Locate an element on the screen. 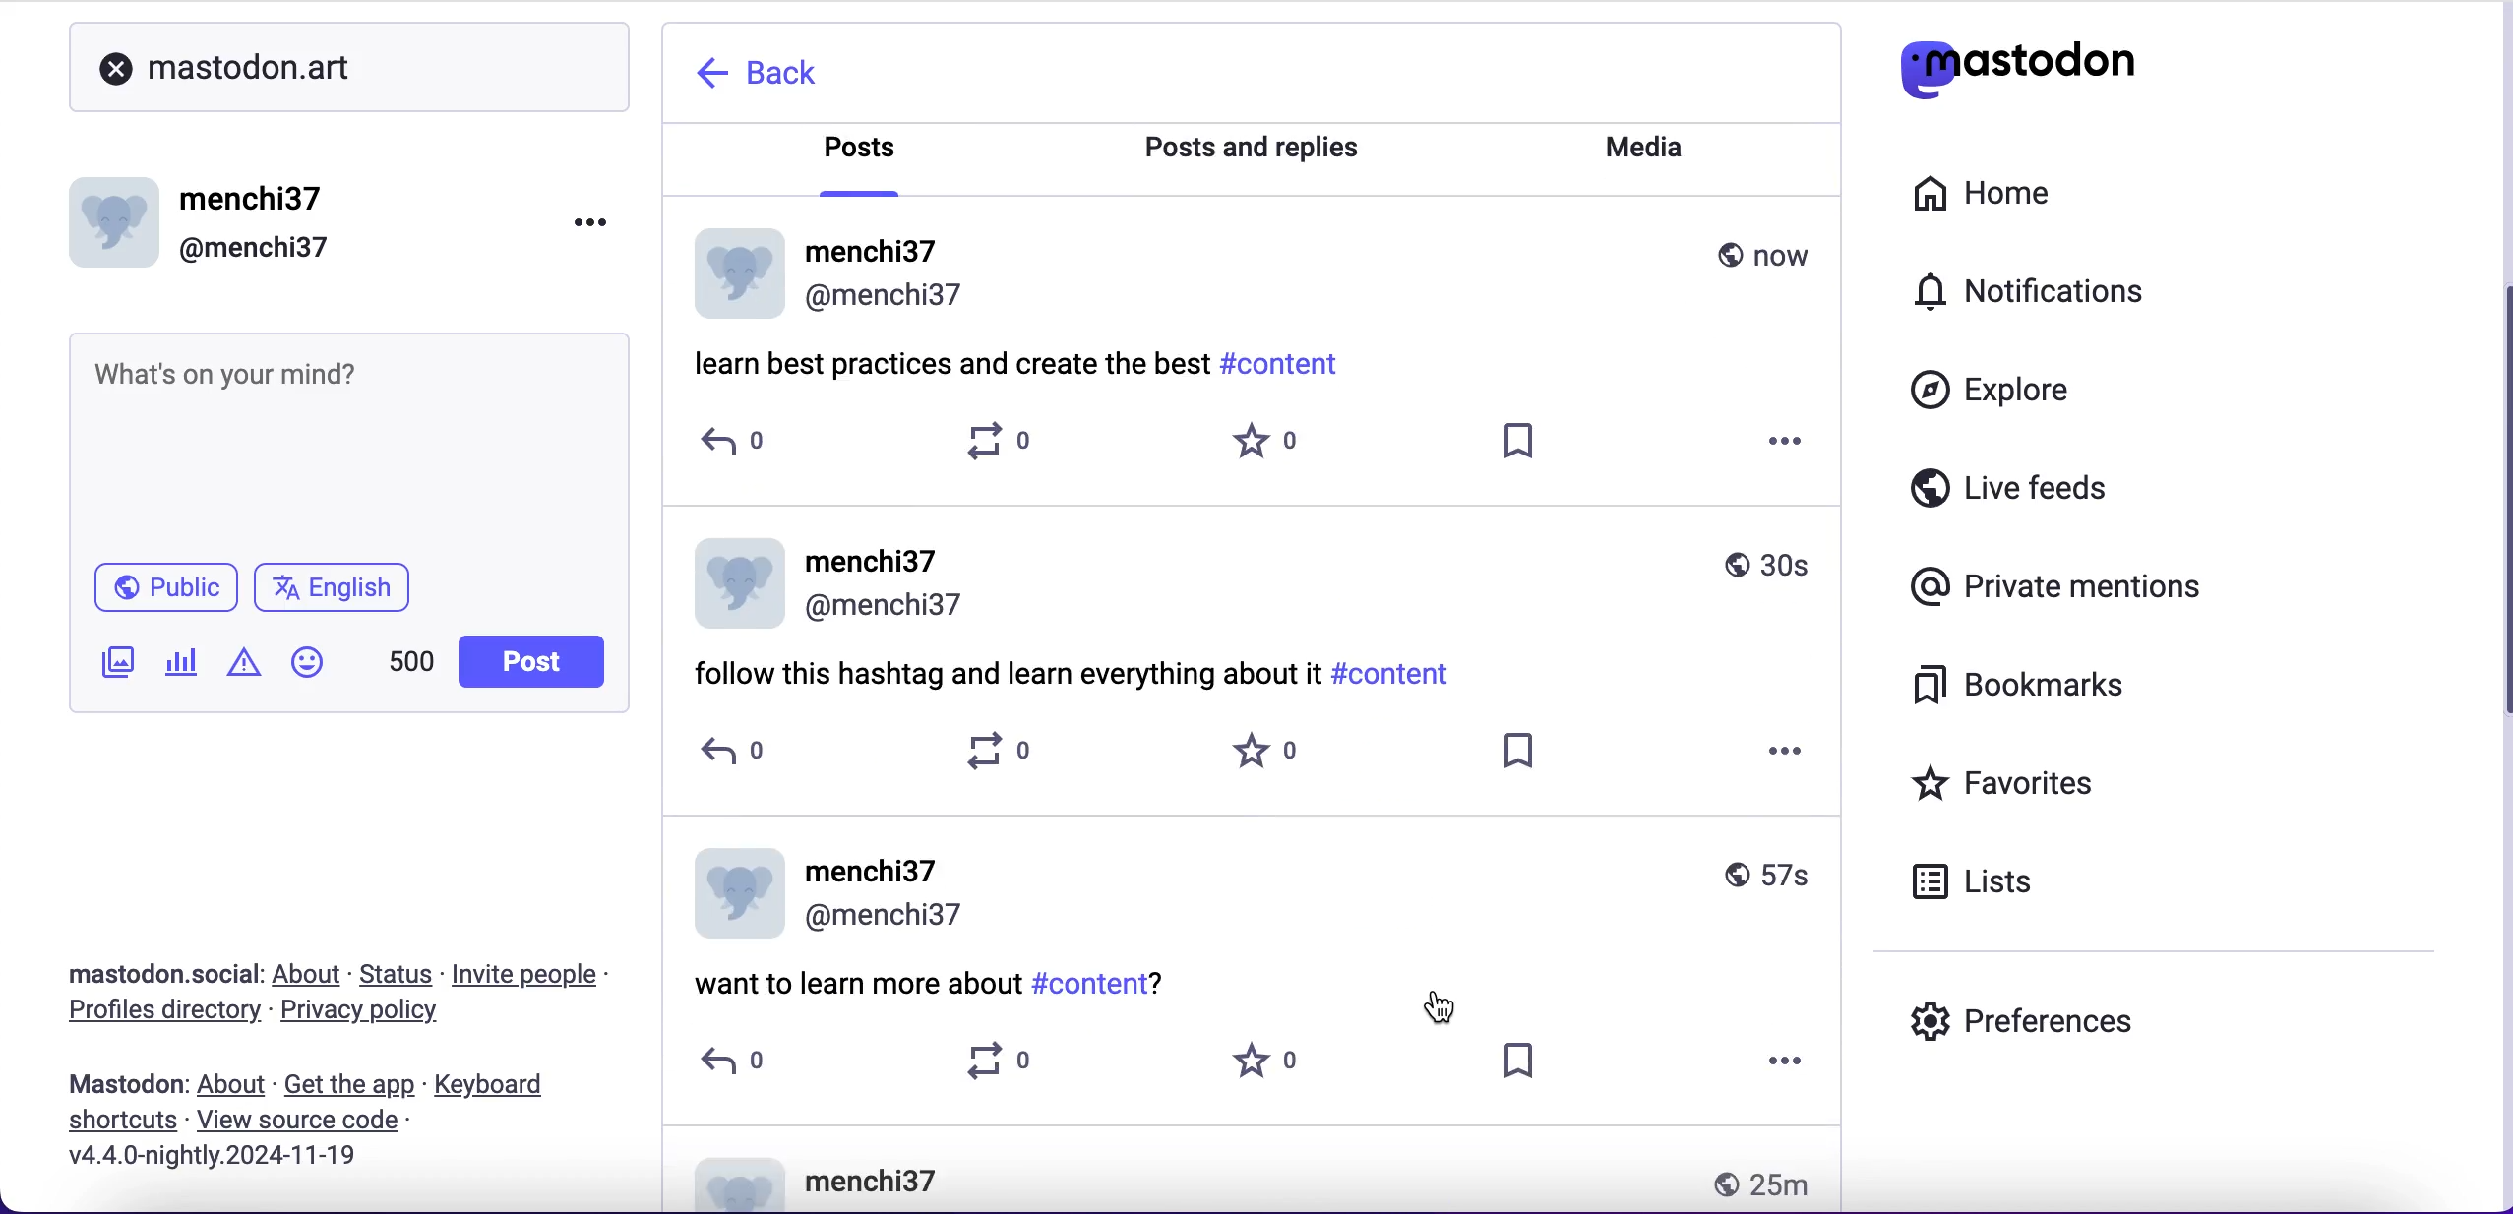 Image resolution: width=2513 pixels, height=1214 pixels. options is located at coordinates (1781, 750).